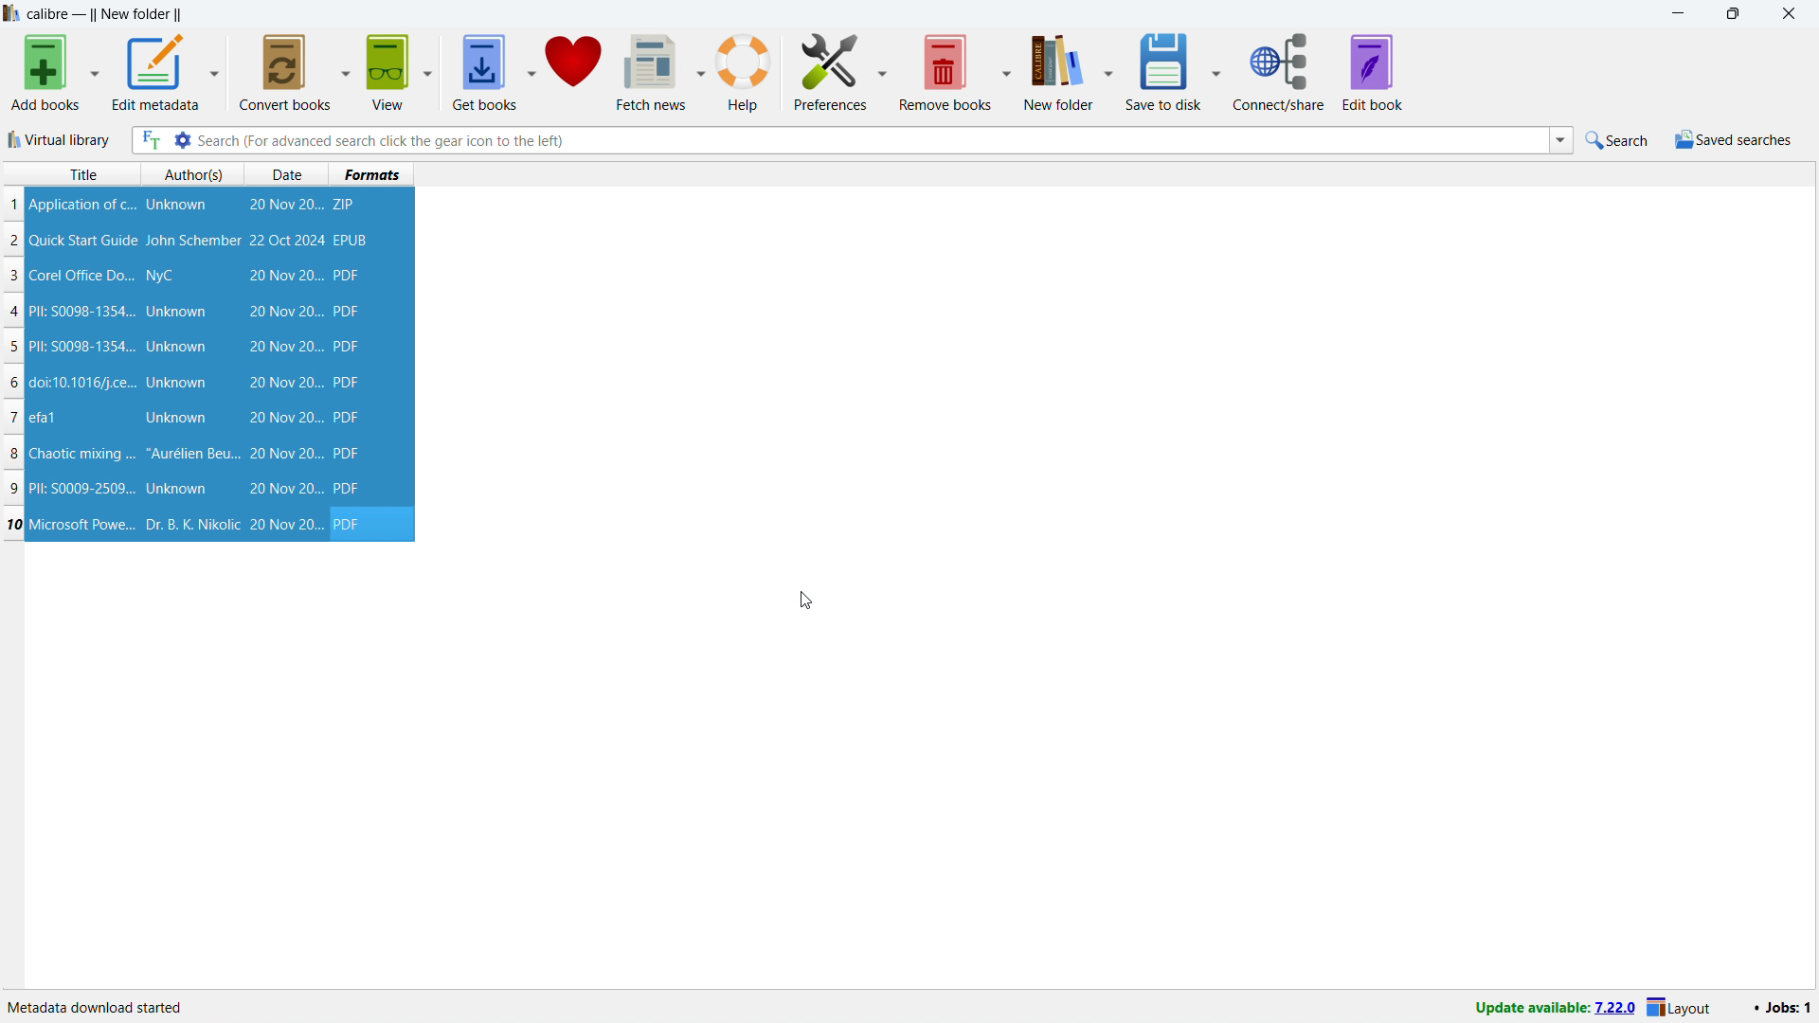 This screenshot has width=1819, height=1023. Describe the element at coordinates (160, 276) in the screenshot. I see `NyC` at that location.